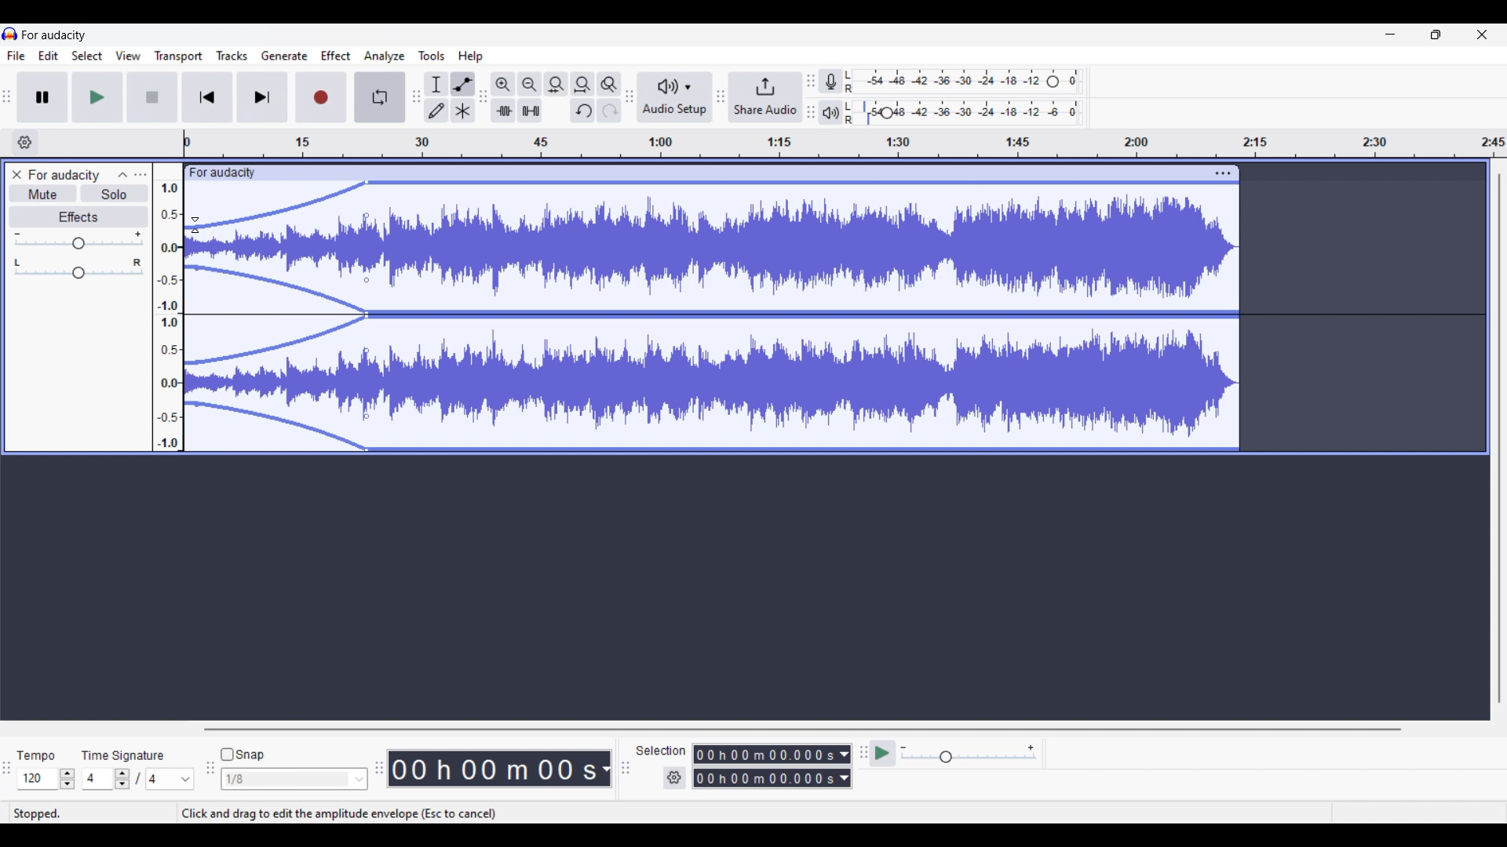 The height and width of the screenshot is (847, 1507). What do you see at coordinates (712, 316) in the screenshot?
I see `Track highlighted due to Envelop tool` at bounding box center [712, 316].